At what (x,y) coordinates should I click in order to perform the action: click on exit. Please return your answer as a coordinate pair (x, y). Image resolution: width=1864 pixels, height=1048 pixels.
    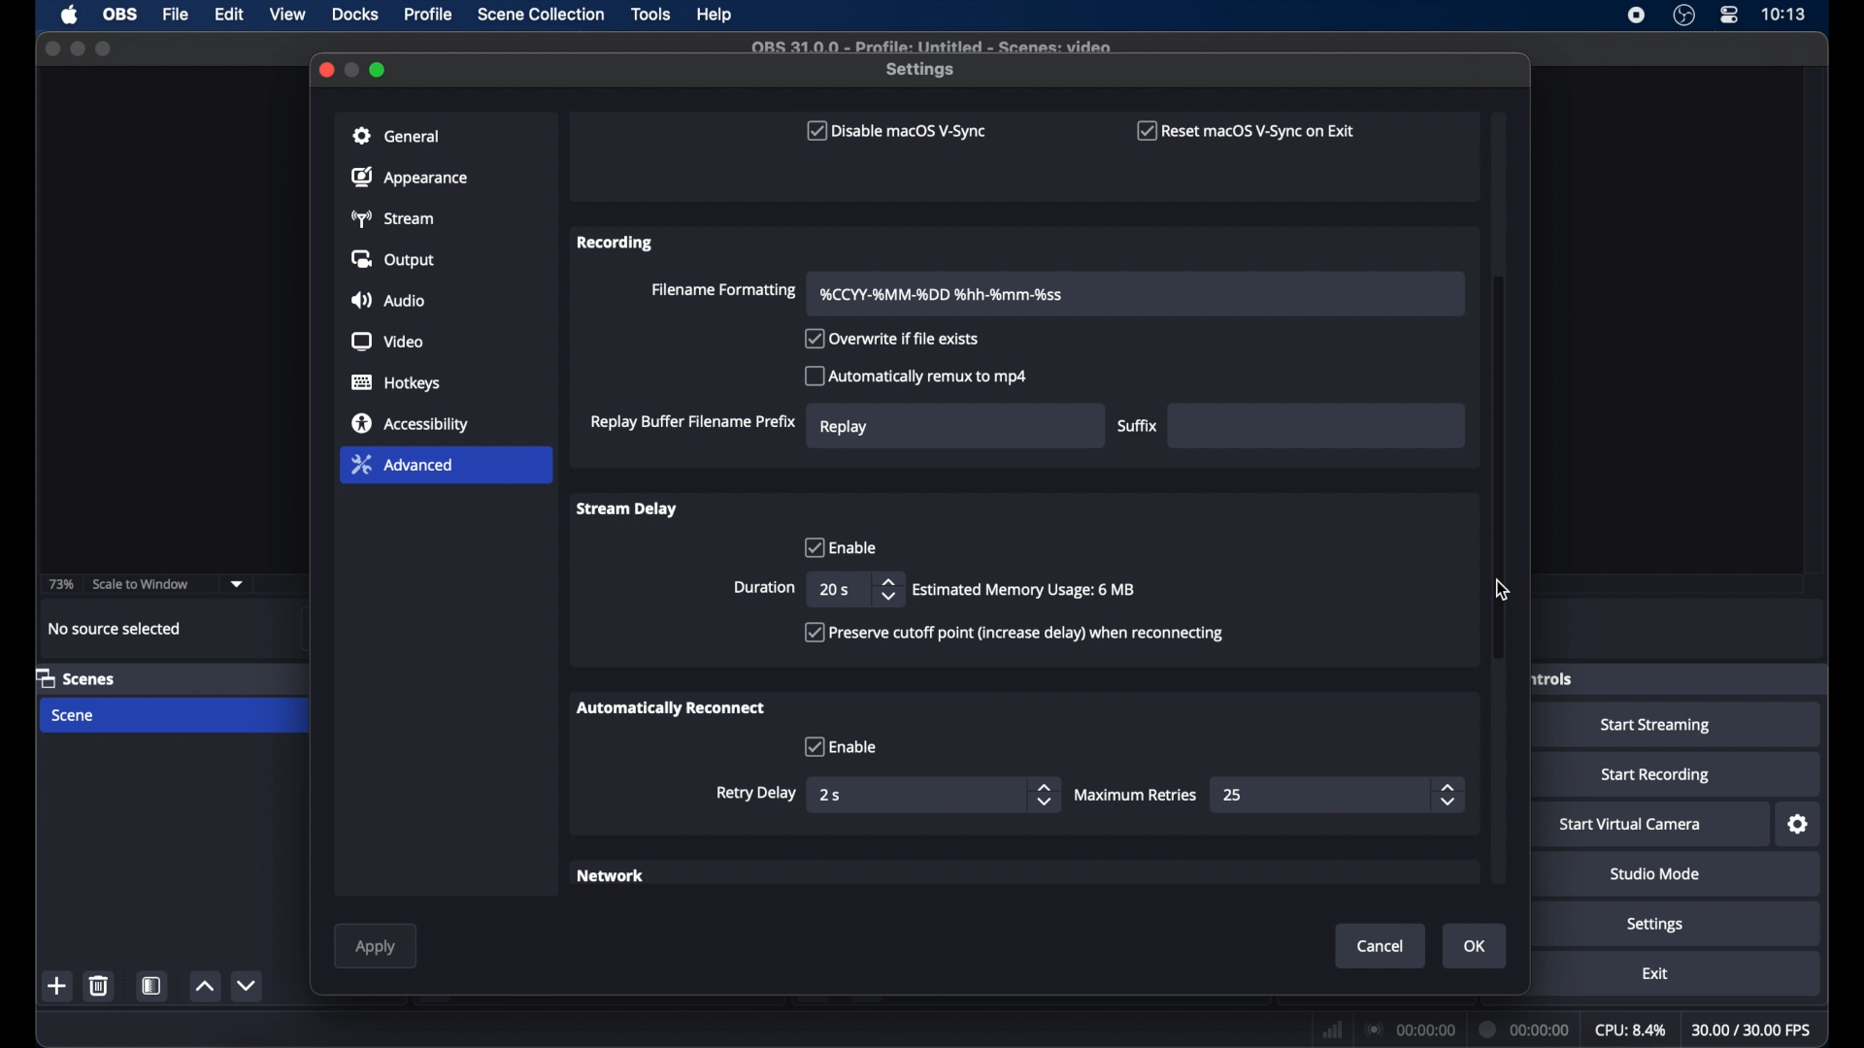
    Looking at the image, I should click on (1656, 974).